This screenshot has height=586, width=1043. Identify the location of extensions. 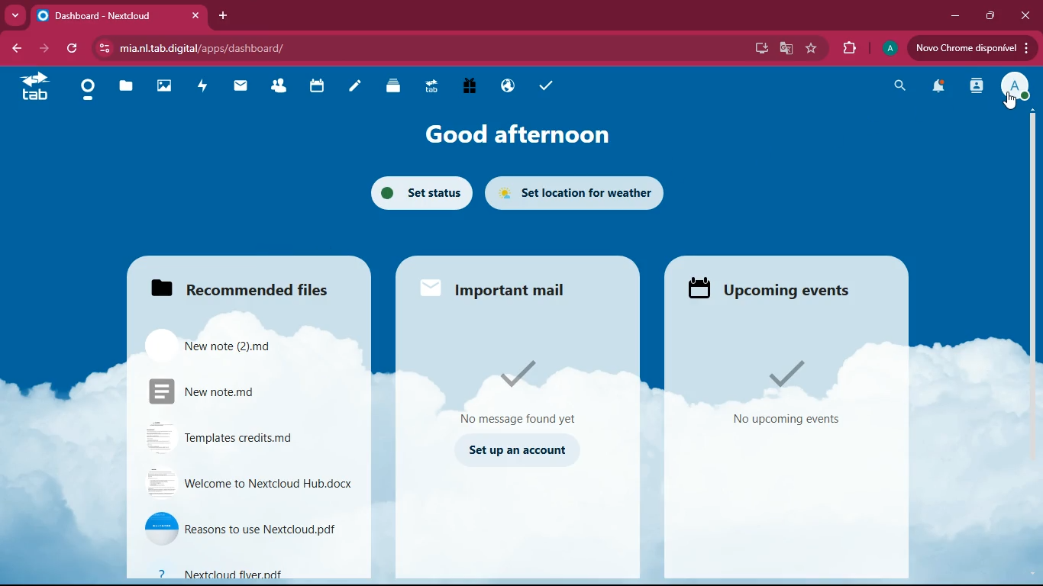
(849, 49).